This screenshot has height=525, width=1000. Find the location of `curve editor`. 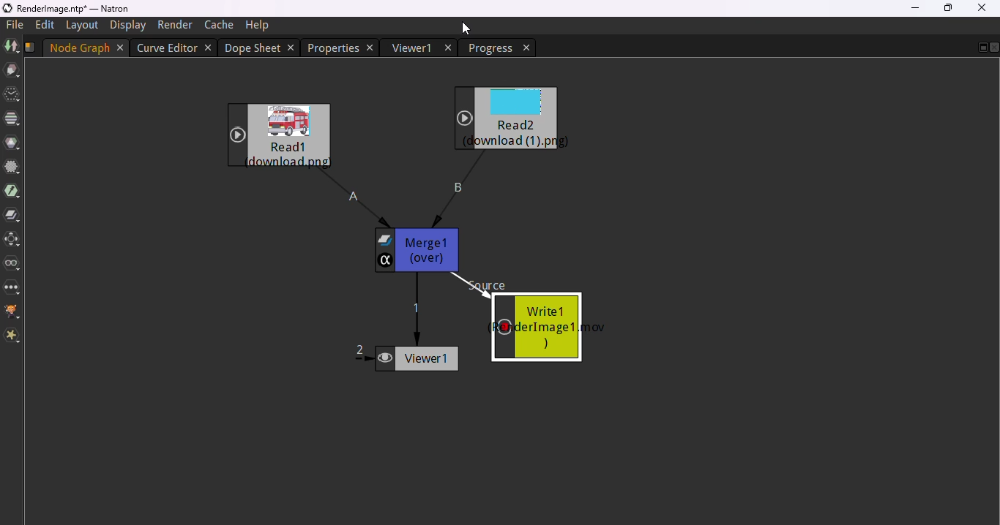

curve editor is located at coordinates (166, 47).